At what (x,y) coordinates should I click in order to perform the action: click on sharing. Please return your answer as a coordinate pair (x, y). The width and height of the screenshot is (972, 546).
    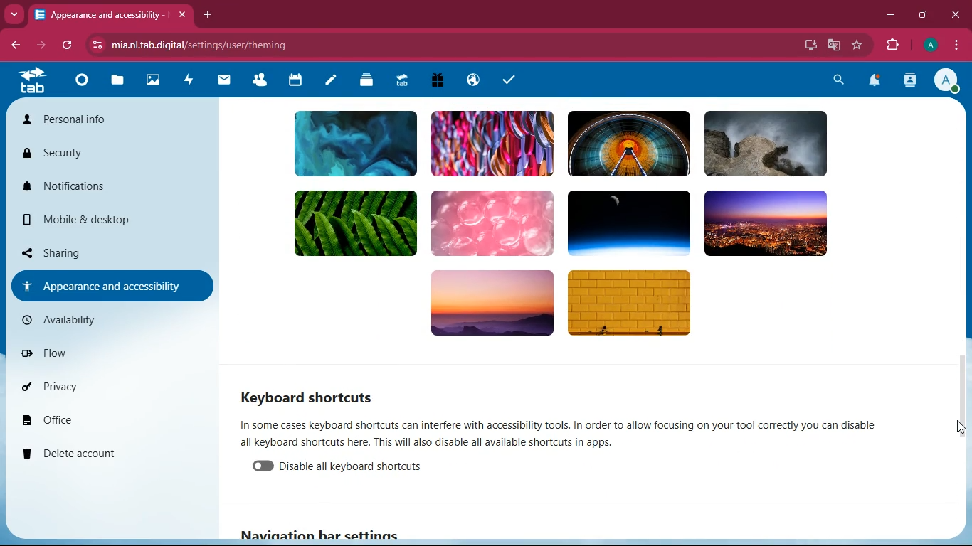
    Looking at the image, I should click on (89, 251).